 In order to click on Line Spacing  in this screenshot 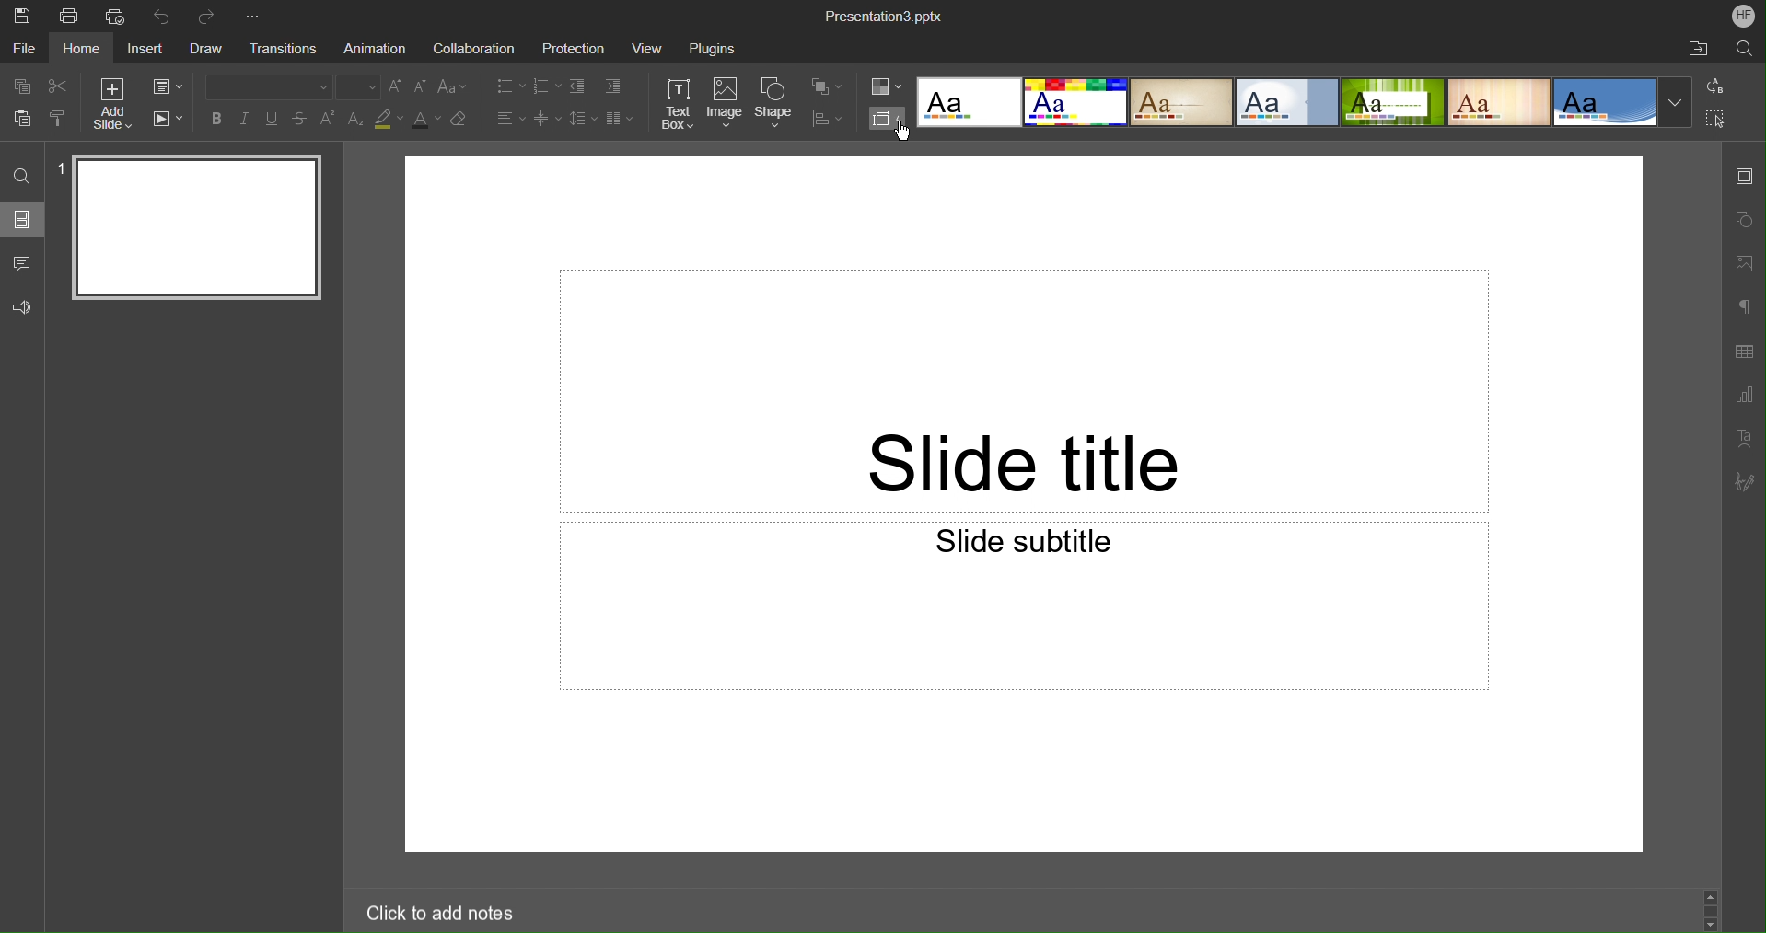, I will do `click(581, 120)`.